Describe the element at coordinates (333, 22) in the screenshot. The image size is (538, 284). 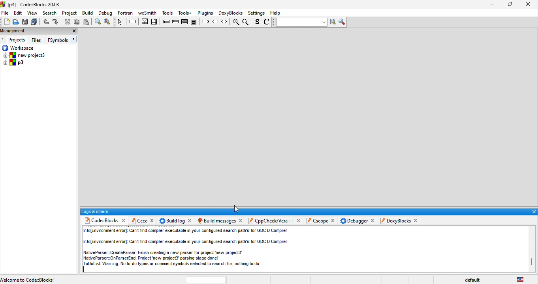
I see `run search` at that location.